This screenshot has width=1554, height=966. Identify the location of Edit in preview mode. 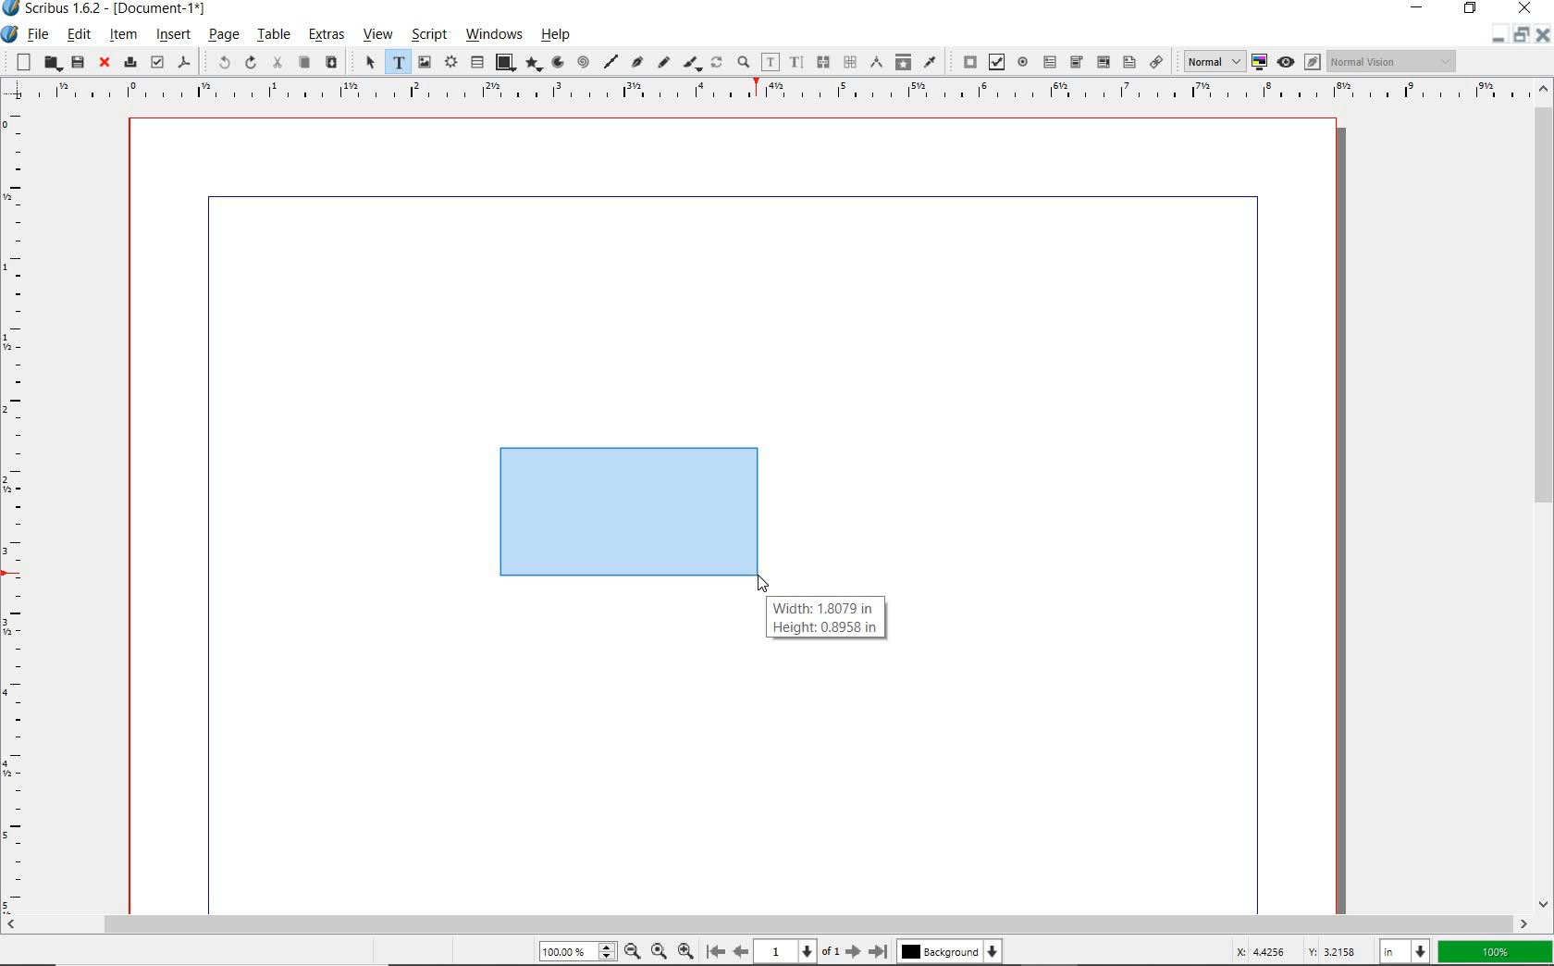
(1313, 61).